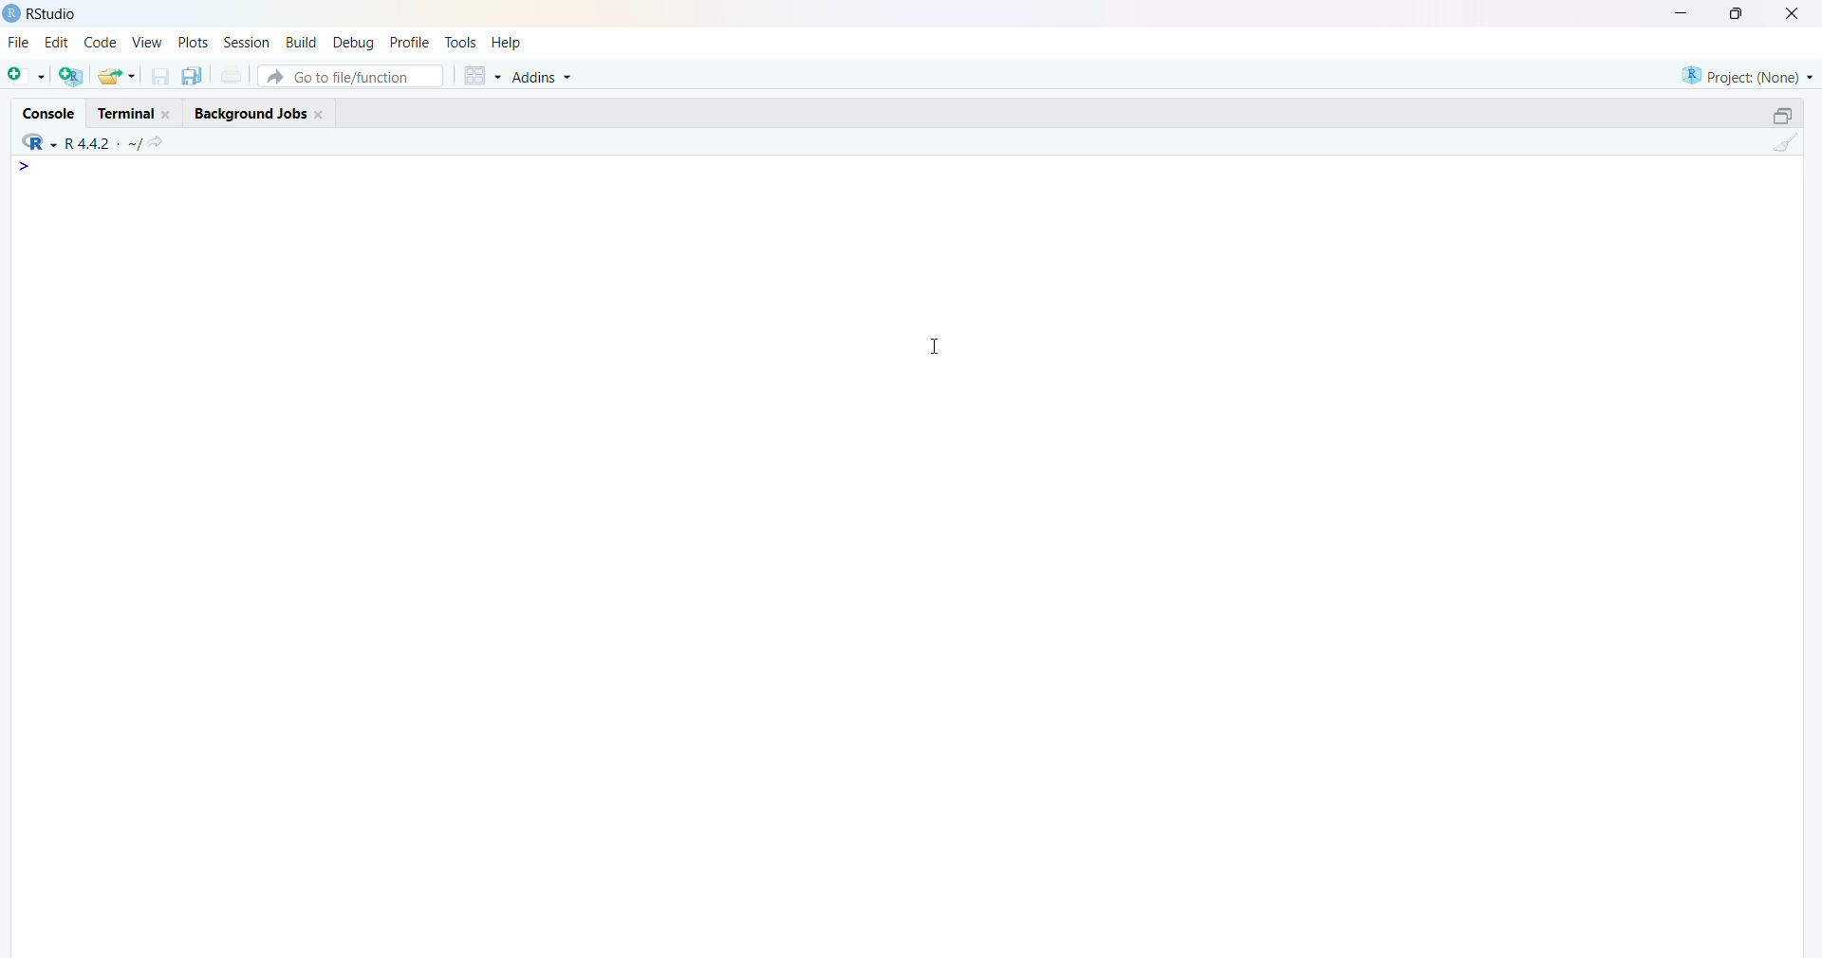 This screenshot has width=1822, height=958. I want to click on build, so click(304, 43).